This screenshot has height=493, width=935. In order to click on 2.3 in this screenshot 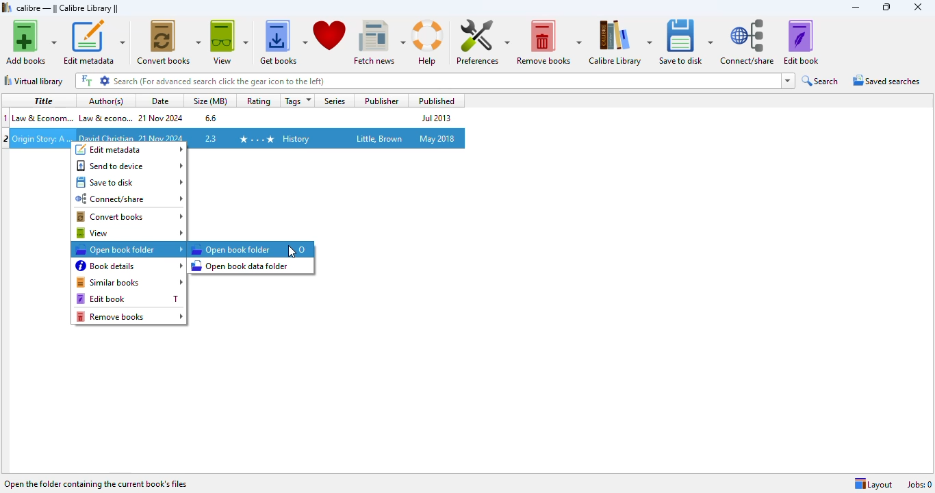, I will do `click(210, 138)`.